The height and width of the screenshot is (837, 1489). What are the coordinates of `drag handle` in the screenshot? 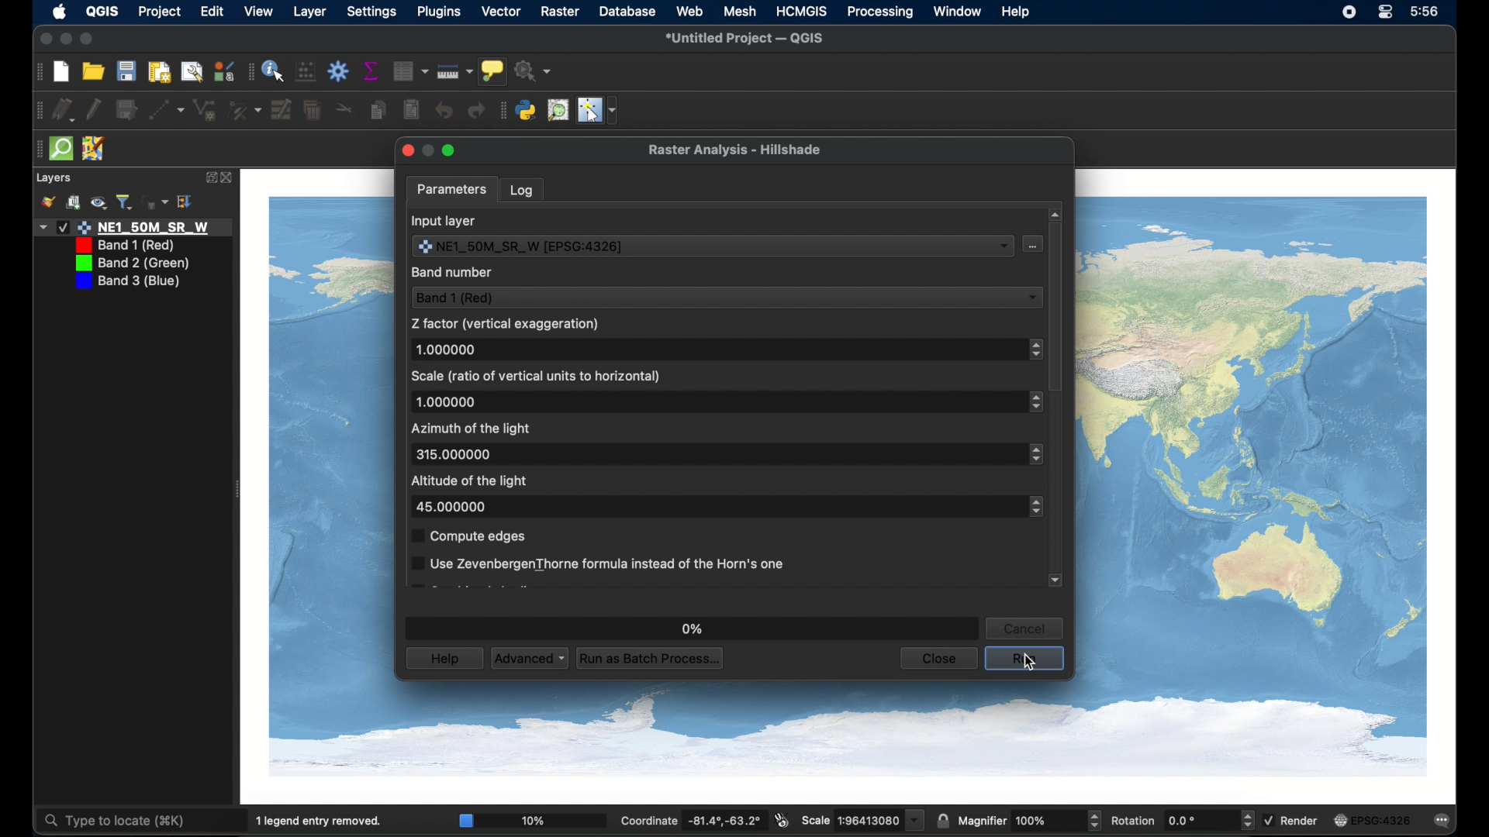 It's located at (248, 71).